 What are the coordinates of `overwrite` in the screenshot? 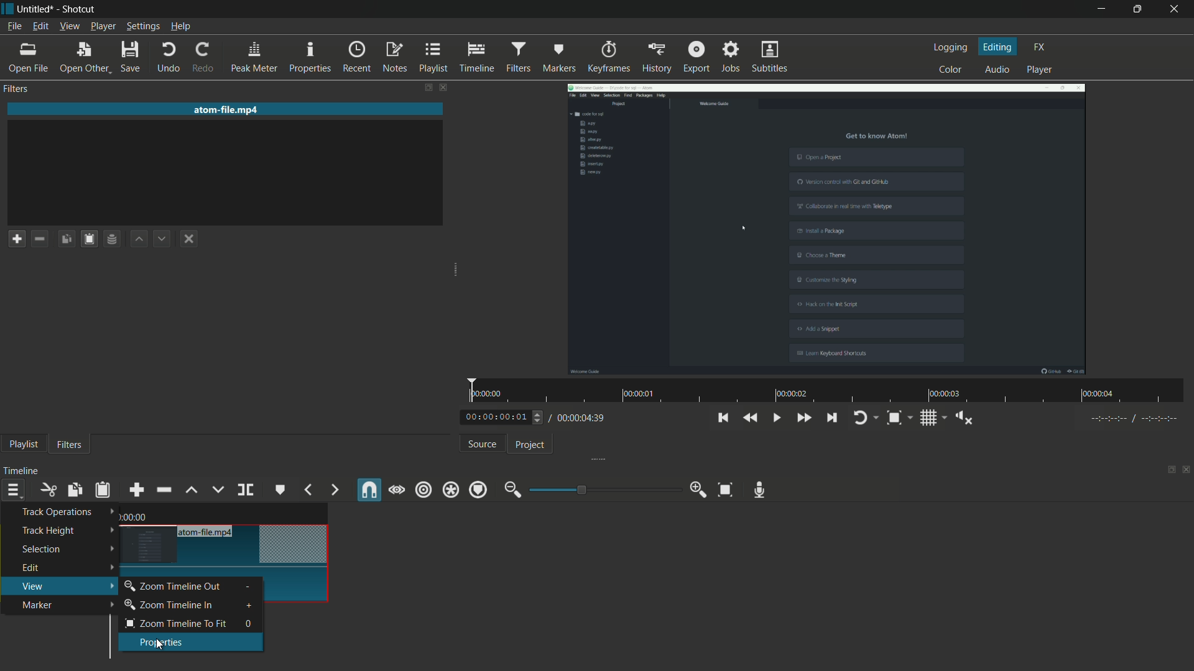 It's located at (217, 489).